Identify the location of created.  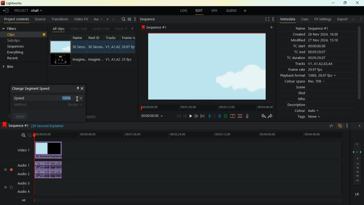
(316, 34).